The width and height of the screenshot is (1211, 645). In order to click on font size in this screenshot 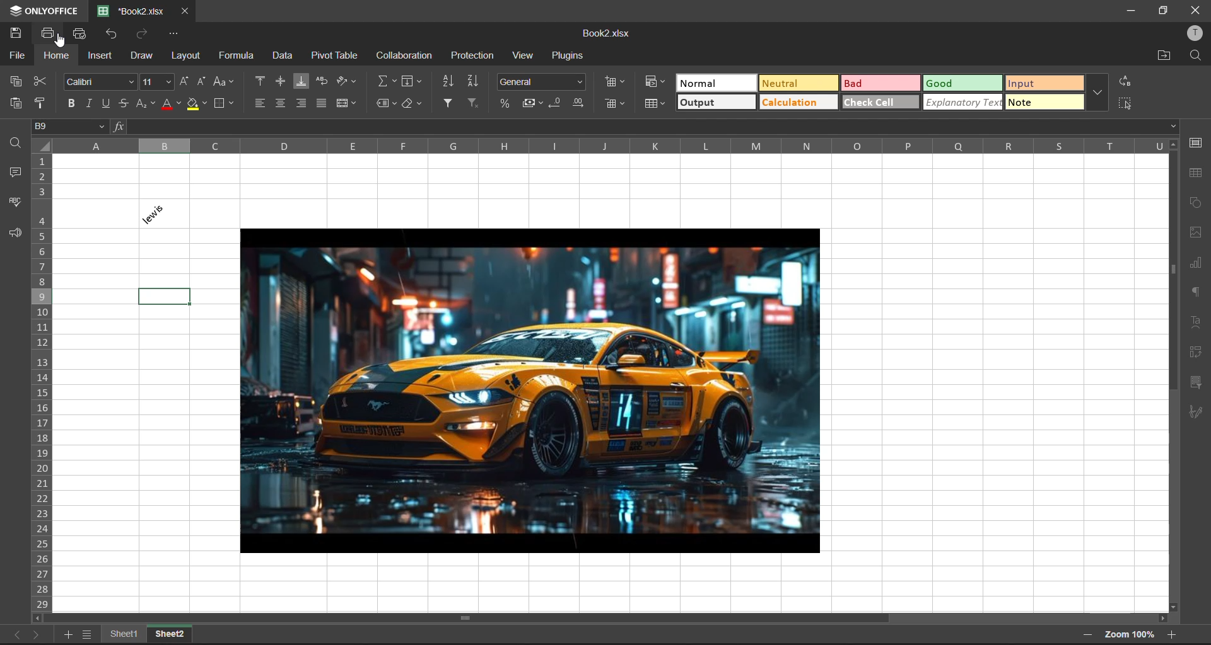, I will do `click(158, 83)`.